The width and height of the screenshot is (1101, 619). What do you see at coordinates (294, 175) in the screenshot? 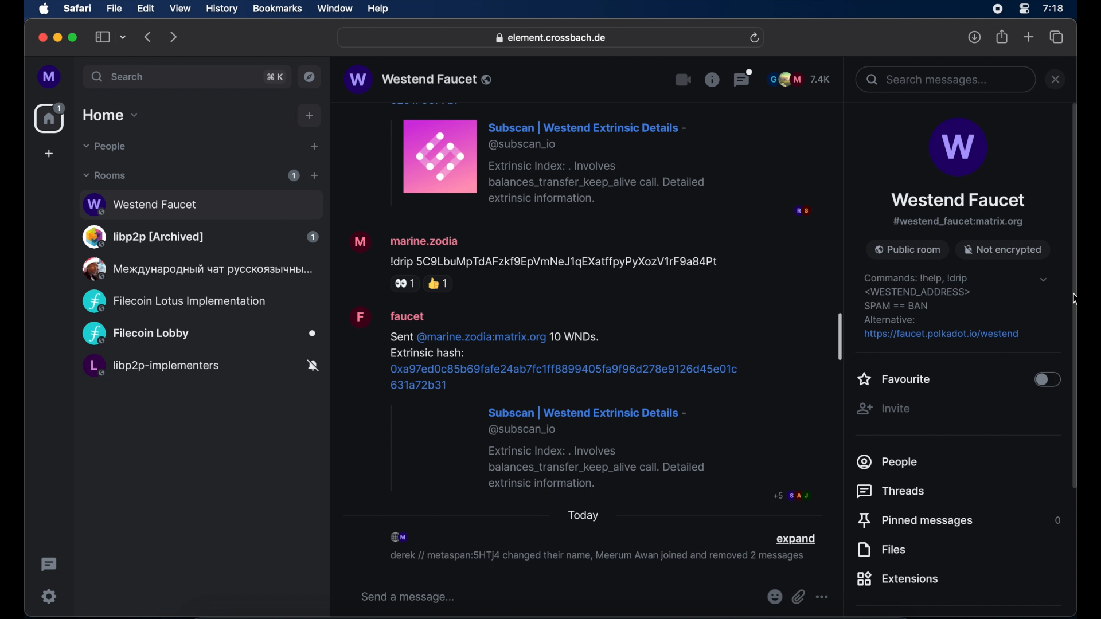
I see `1` at bounding box center [294, 175].